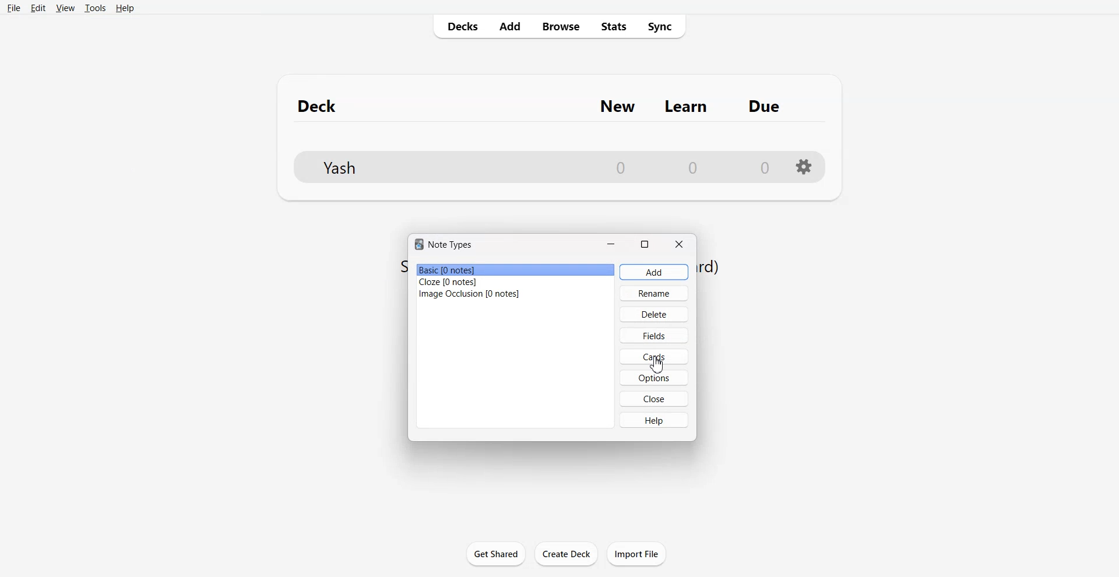 The width and height of the screenshot is (1119, 577). I want to click on Learn, so click(688, 107).